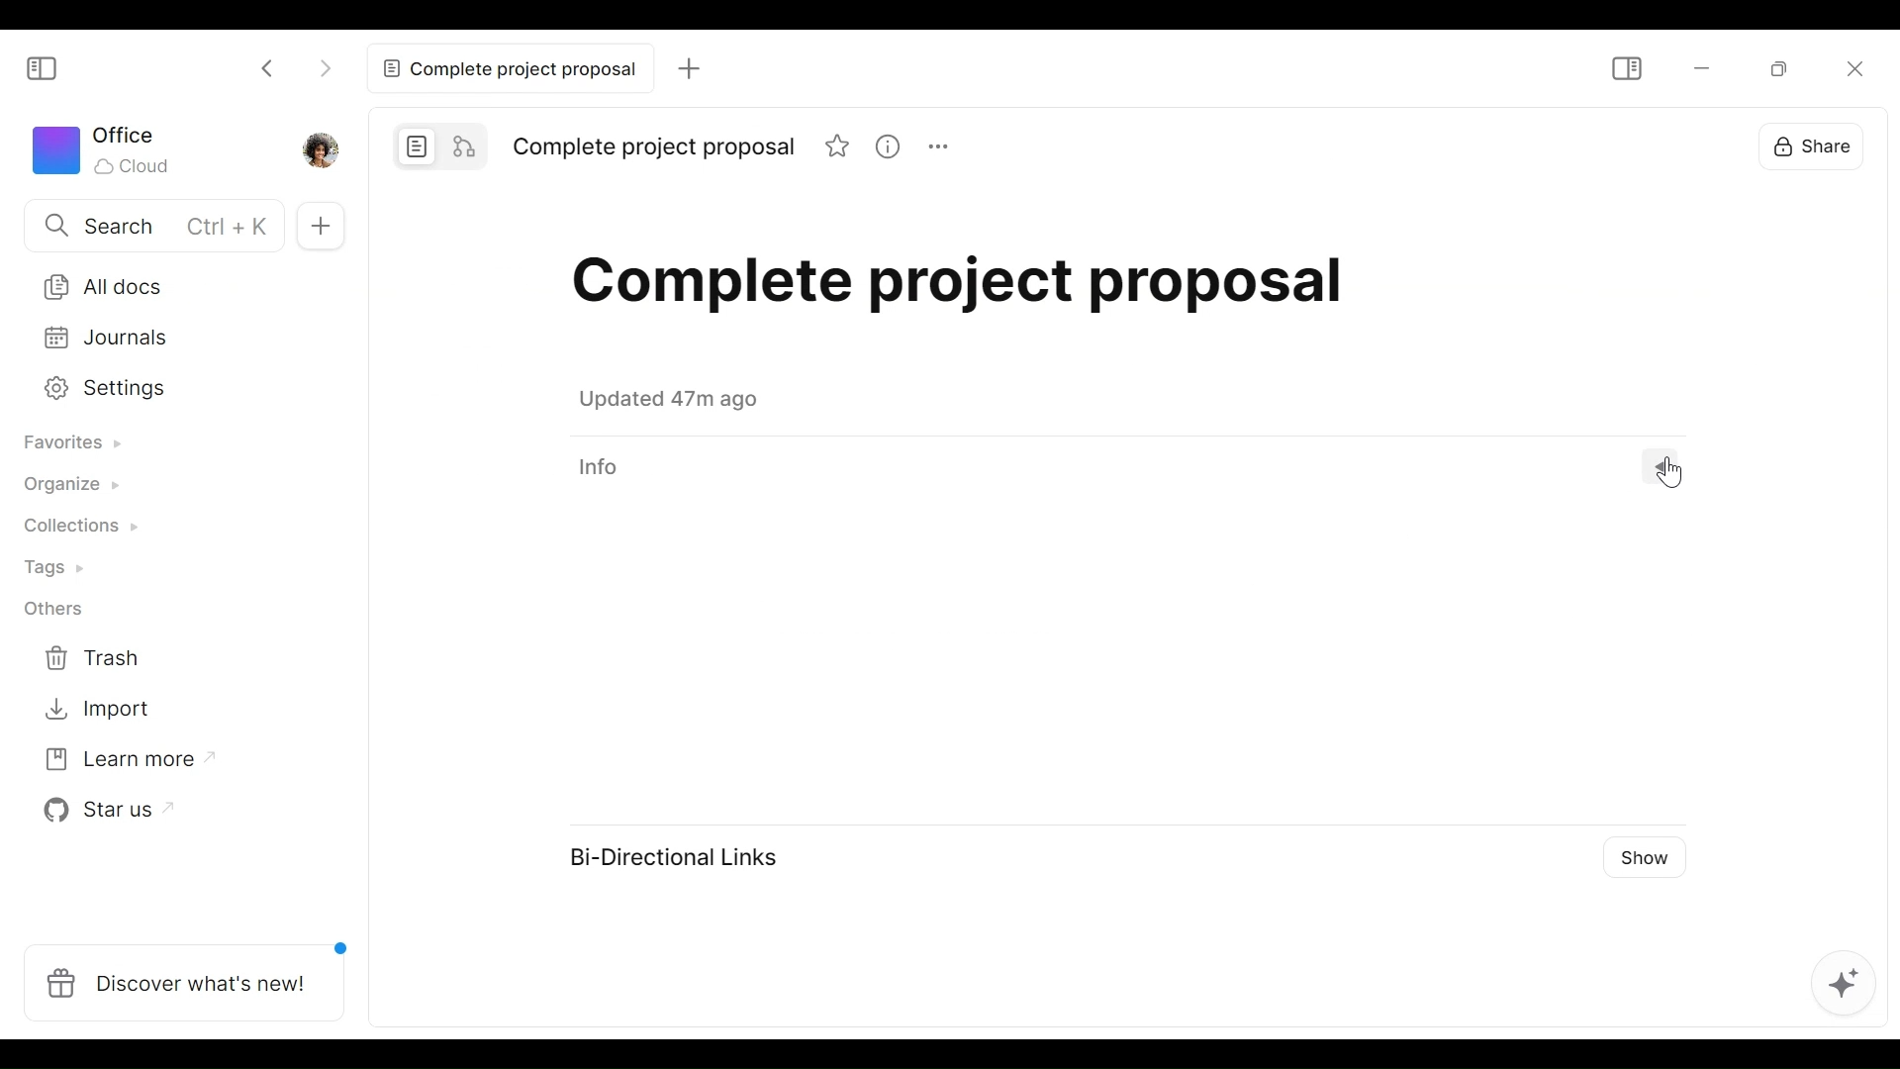  Describe the element at coordinates (1629, 68) in the screenshot. I see `Show/Hide Sidebar` at that location.